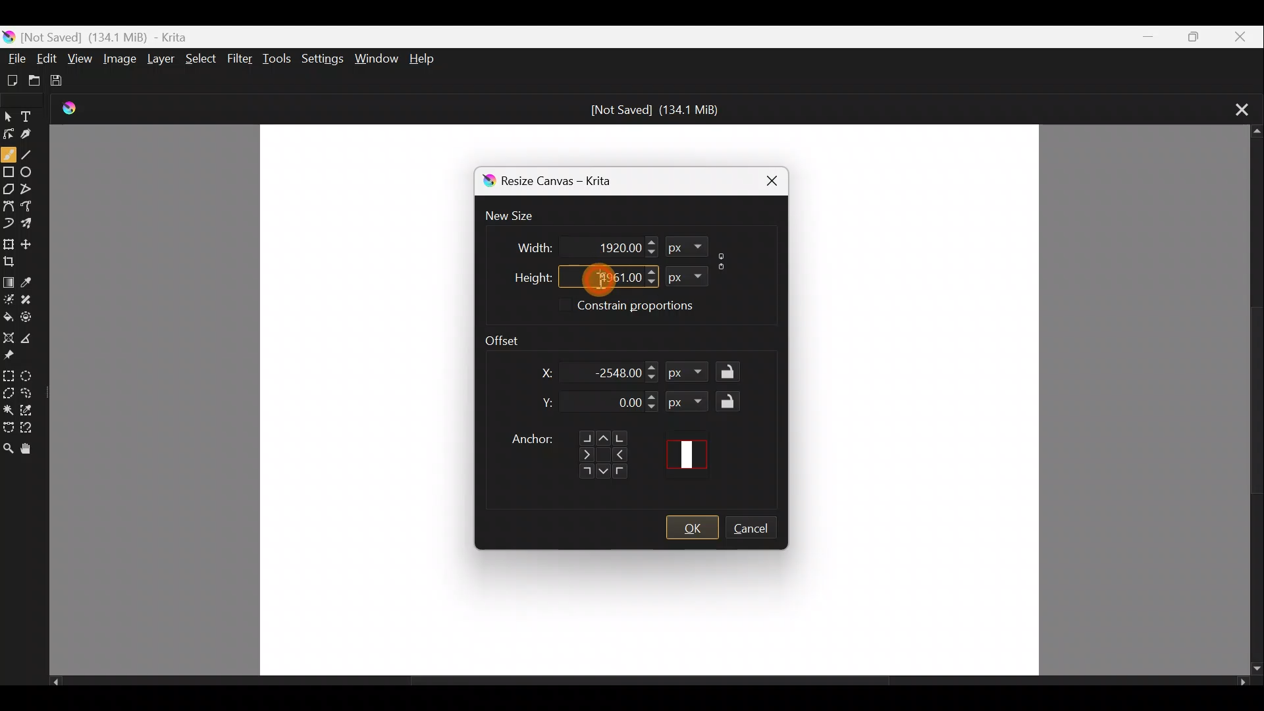 The width and height of the screenshot is (1264, 711). What do you see at coordinates (11, 357) in the screenshot?
I see `Reference images tool` at bounding box center [11, 357].